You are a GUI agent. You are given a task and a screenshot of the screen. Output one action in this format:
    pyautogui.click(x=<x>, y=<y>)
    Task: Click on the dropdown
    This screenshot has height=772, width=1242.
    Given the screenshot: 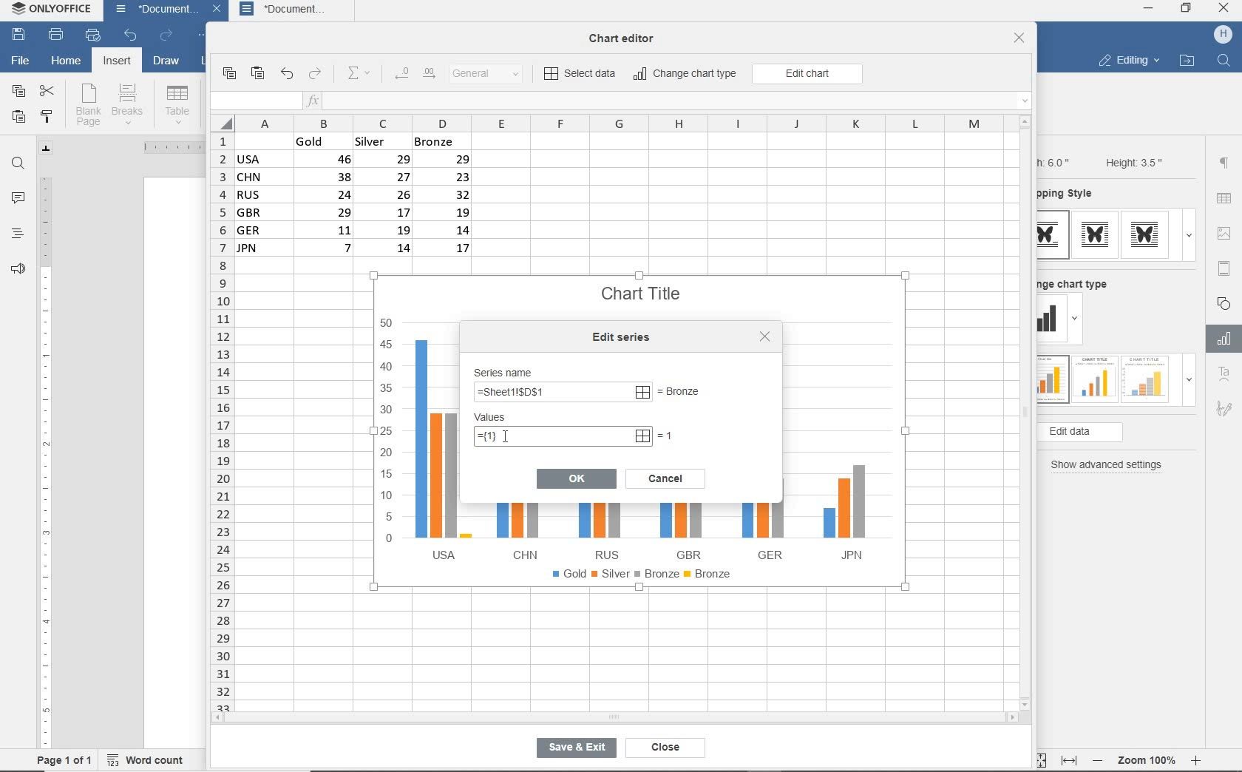 What is the action you would take?
    pyautogui.click(x=1189, y=235)
    